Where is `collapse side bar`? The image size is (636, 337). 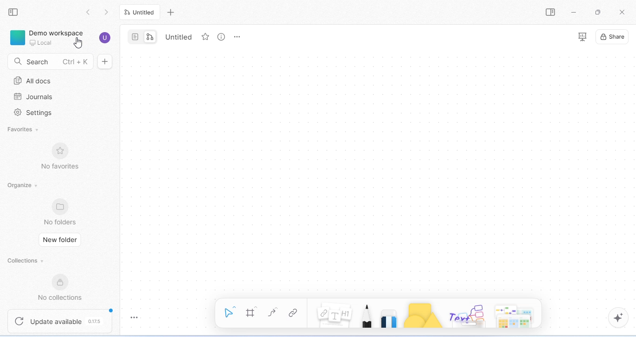 collapse side bar is located at coordinates (16, 13).